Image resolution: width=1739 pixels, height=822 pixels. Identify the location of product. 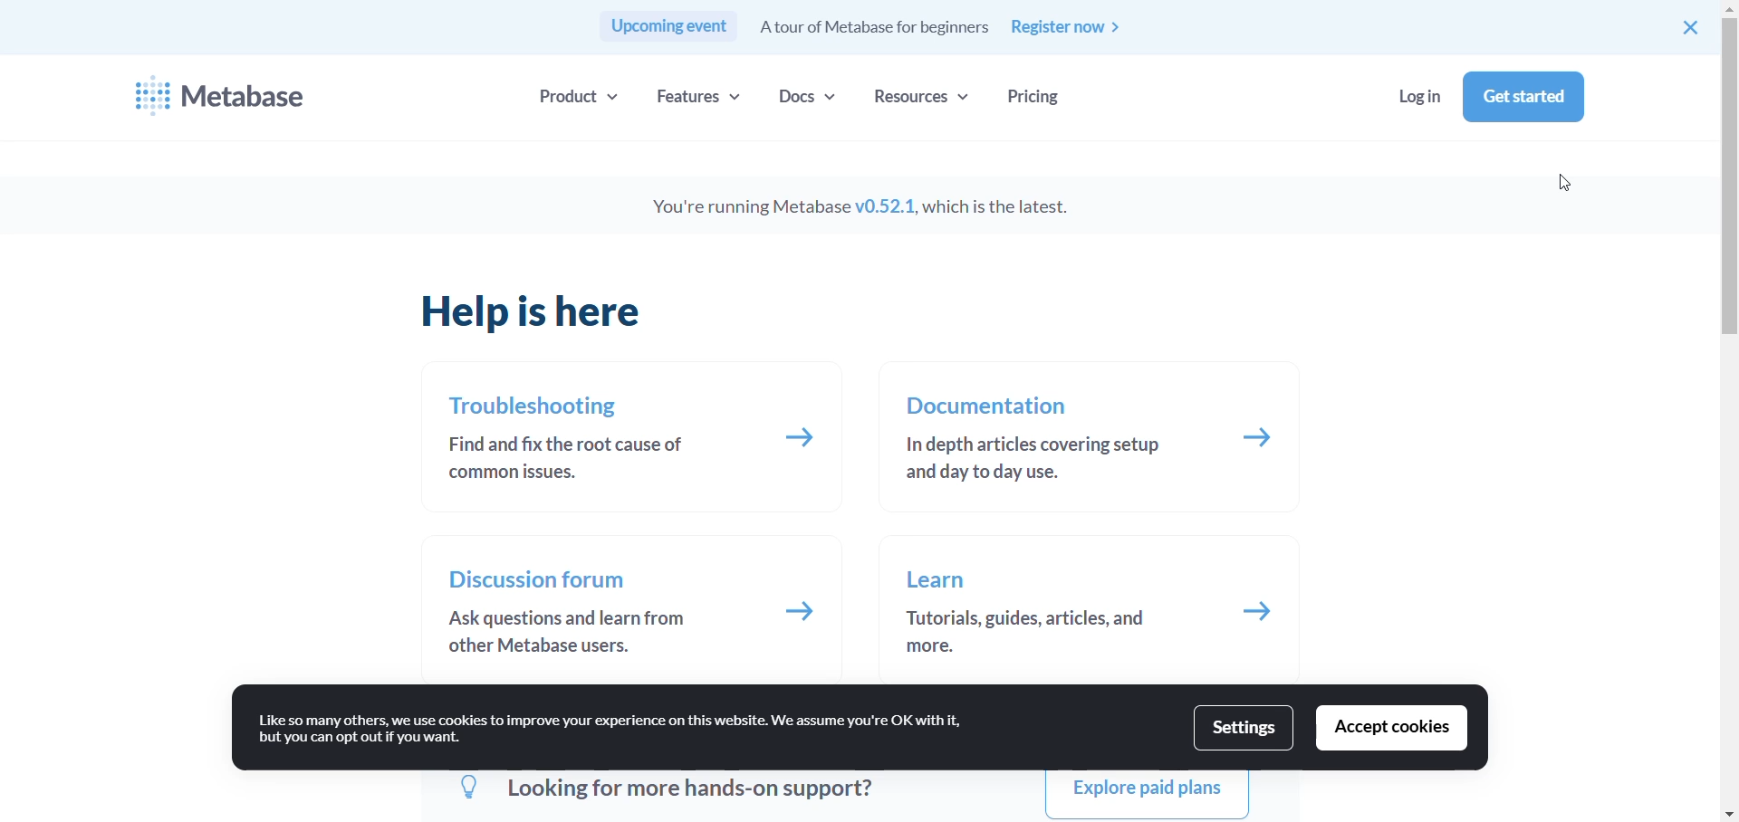
(573, 95).